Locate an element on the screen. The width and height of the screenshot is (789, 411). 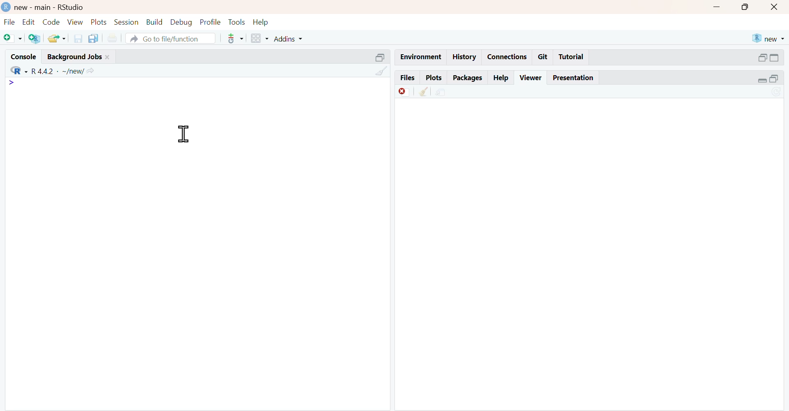
clean is located at coordinates (382, 71).